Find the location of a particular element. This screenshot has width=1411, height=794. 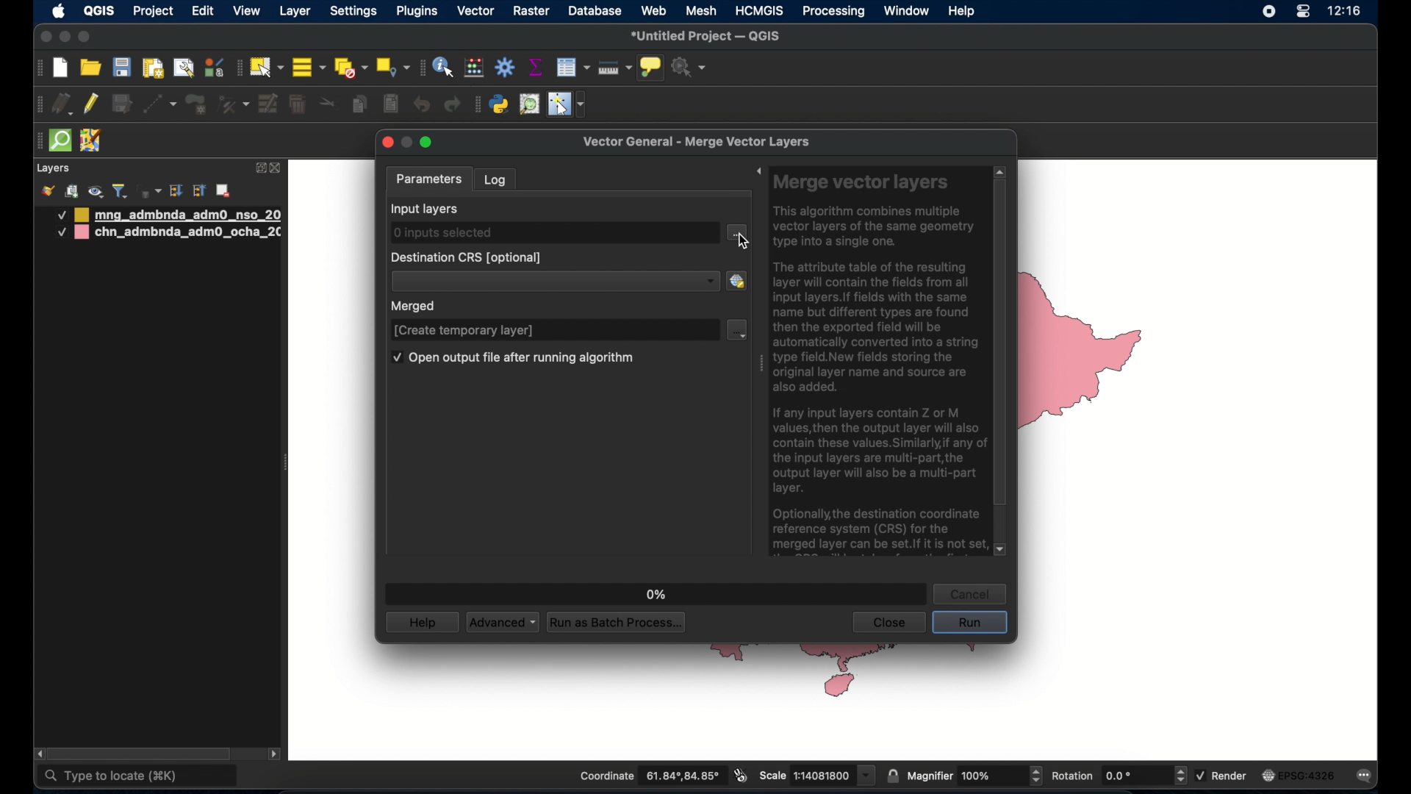

toggle extents and mouse position display is located at coordinates (739, 775).